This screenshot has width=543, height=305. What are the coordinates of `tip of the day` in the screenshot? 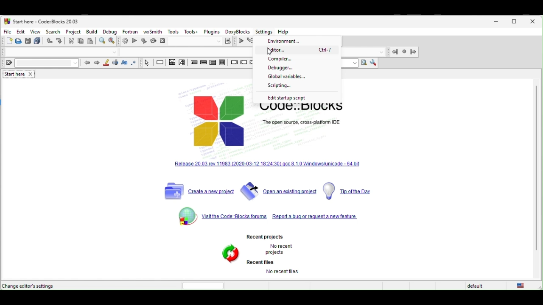 It's located at (351, 190).